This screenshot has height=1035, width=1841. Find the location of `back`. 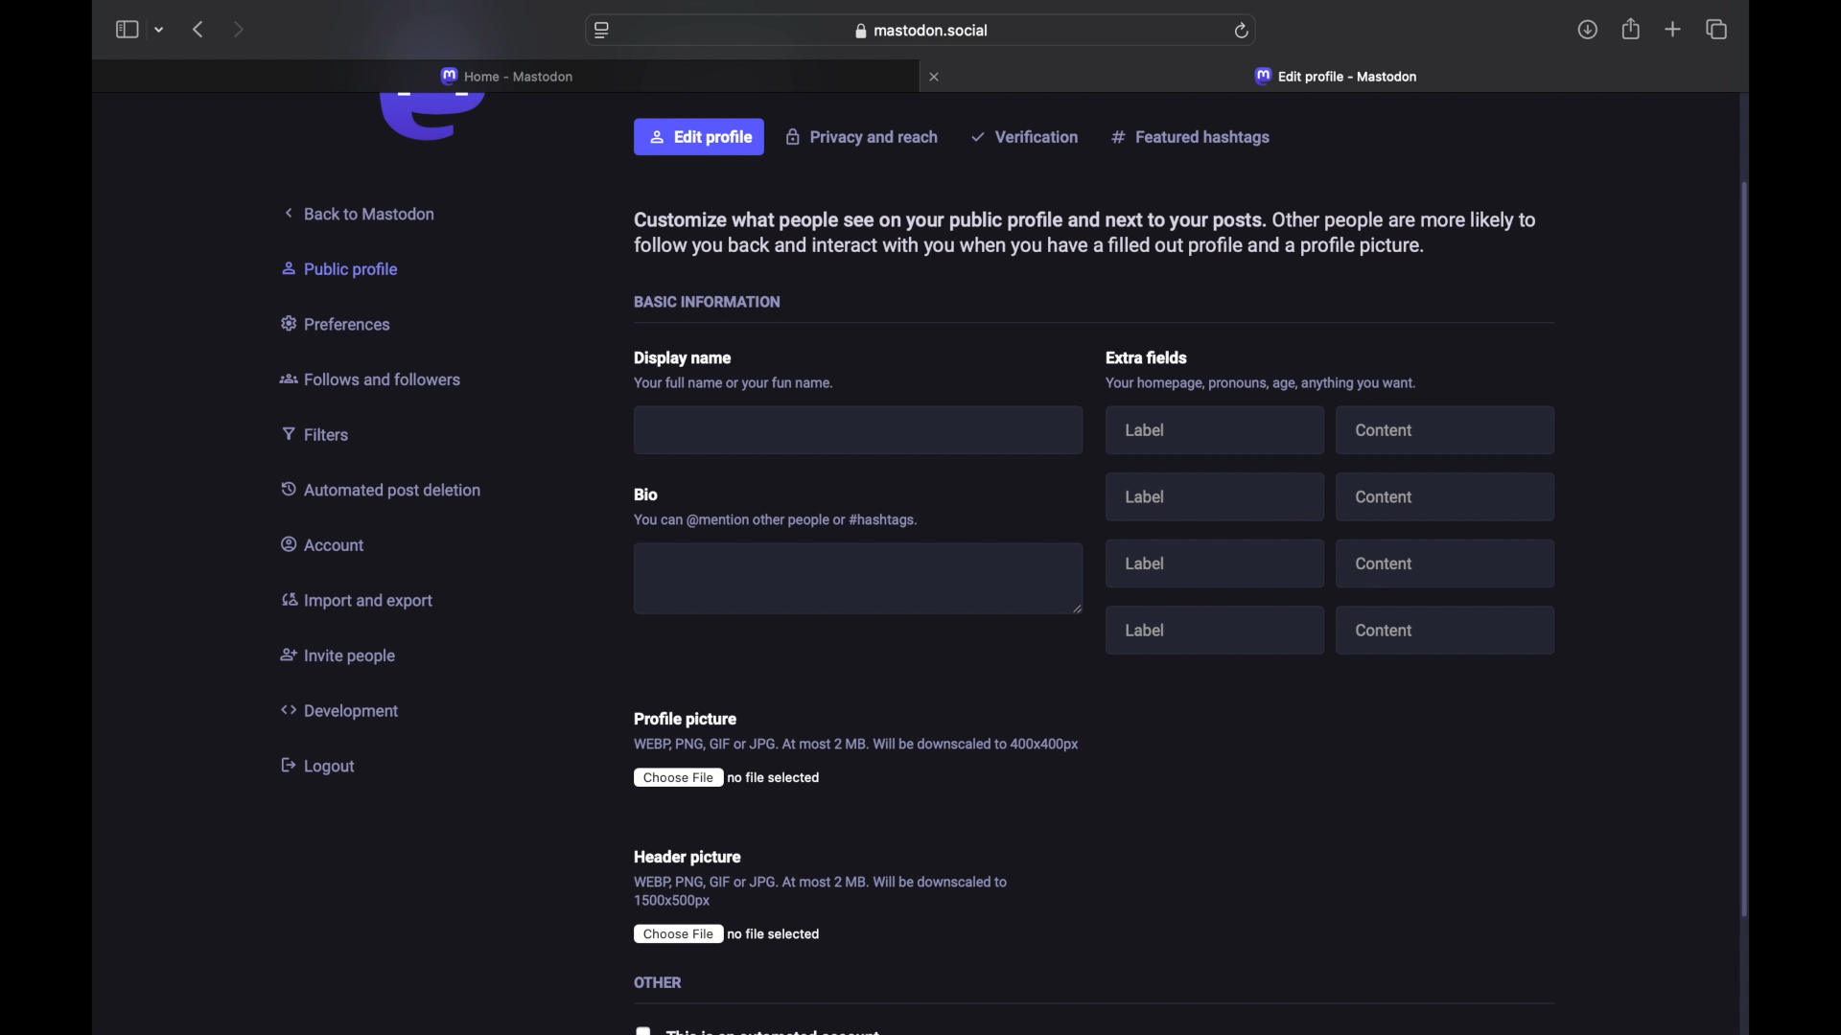

back is located at coordinates (198, 30).